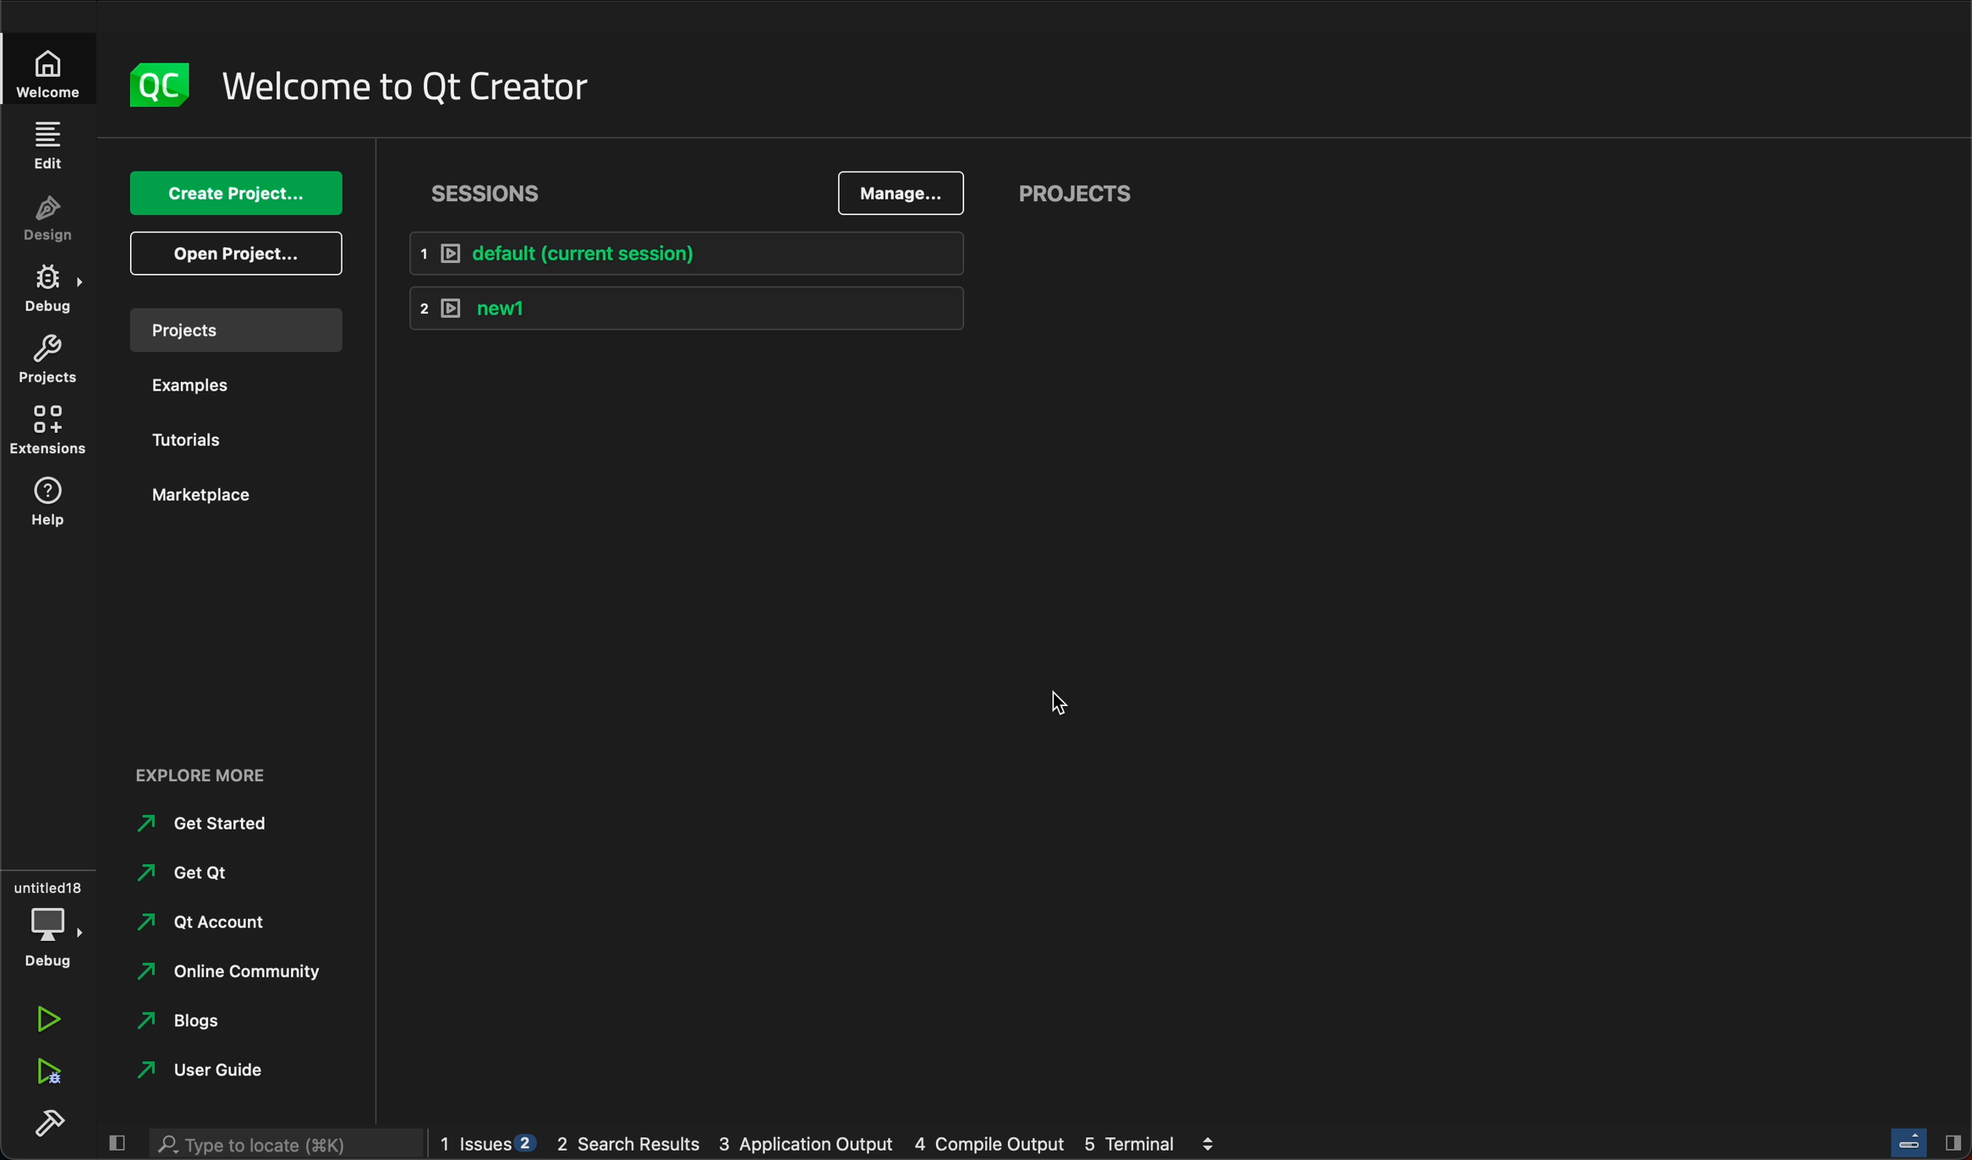 The width and height of the screenshot is (1972, 1160). I want to click on account, so click(221, 920).